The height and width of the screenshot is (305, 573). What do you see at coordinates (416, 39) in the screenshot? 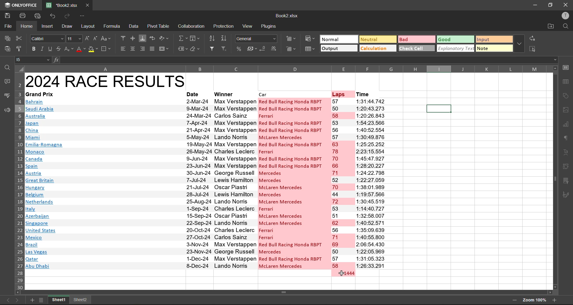
I see `bad` at bounding box center [416, 39].